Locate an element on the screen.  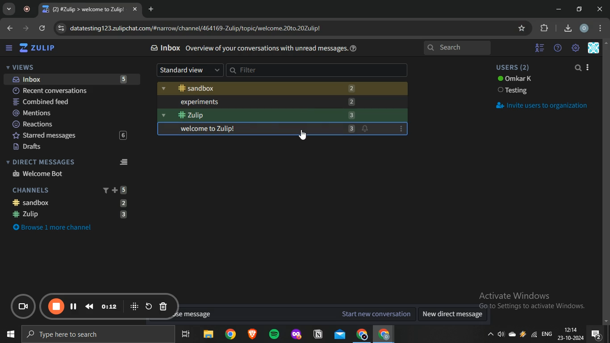
sidebar is located at coordinates (9, 48).